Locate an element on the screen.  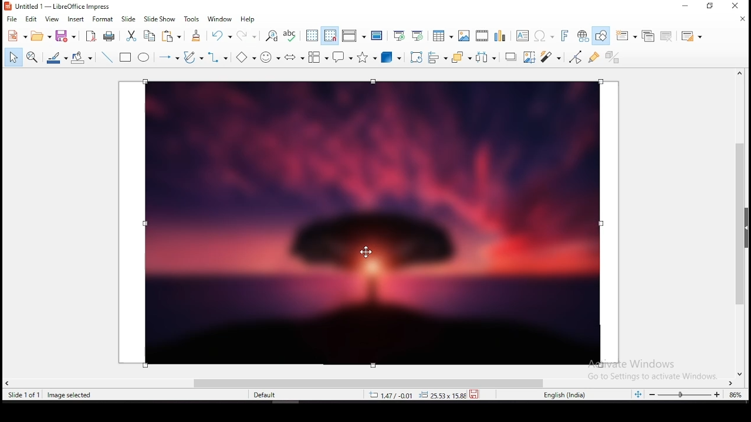
symbol shapes is located at coordinates (272, 56).